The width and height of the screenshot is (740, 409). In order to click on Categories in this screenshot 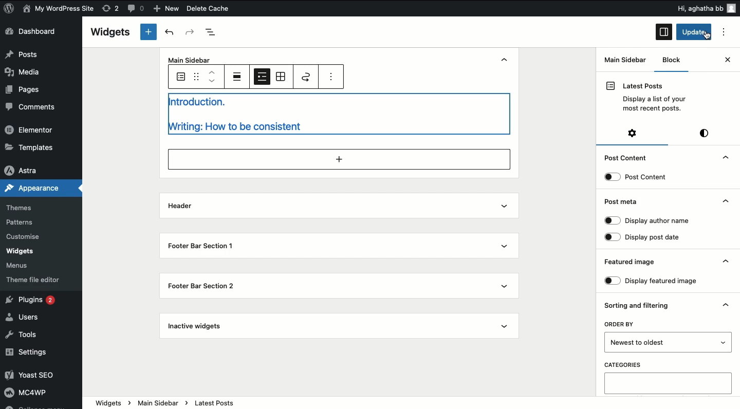, I will do `click(667, 384)`.